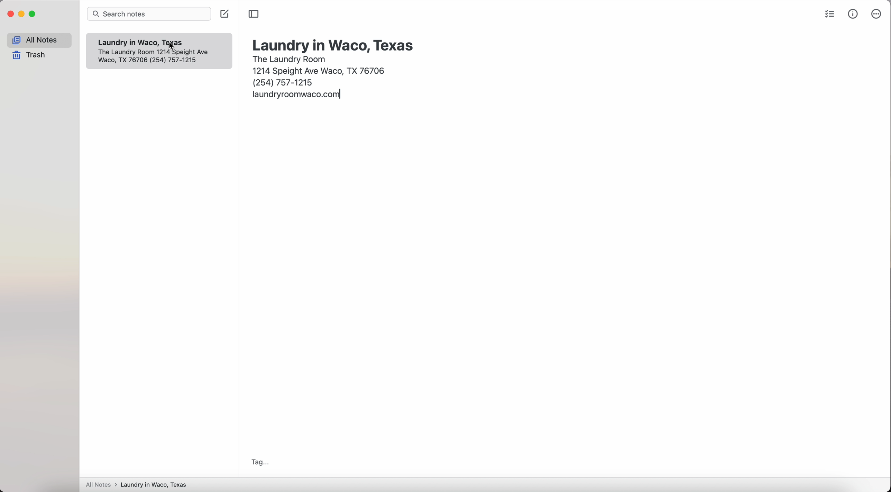 This screenshot has width=891, height=492. Describe the element at coordinates (11, 14) in the screenshot. I see `close app` at that location.